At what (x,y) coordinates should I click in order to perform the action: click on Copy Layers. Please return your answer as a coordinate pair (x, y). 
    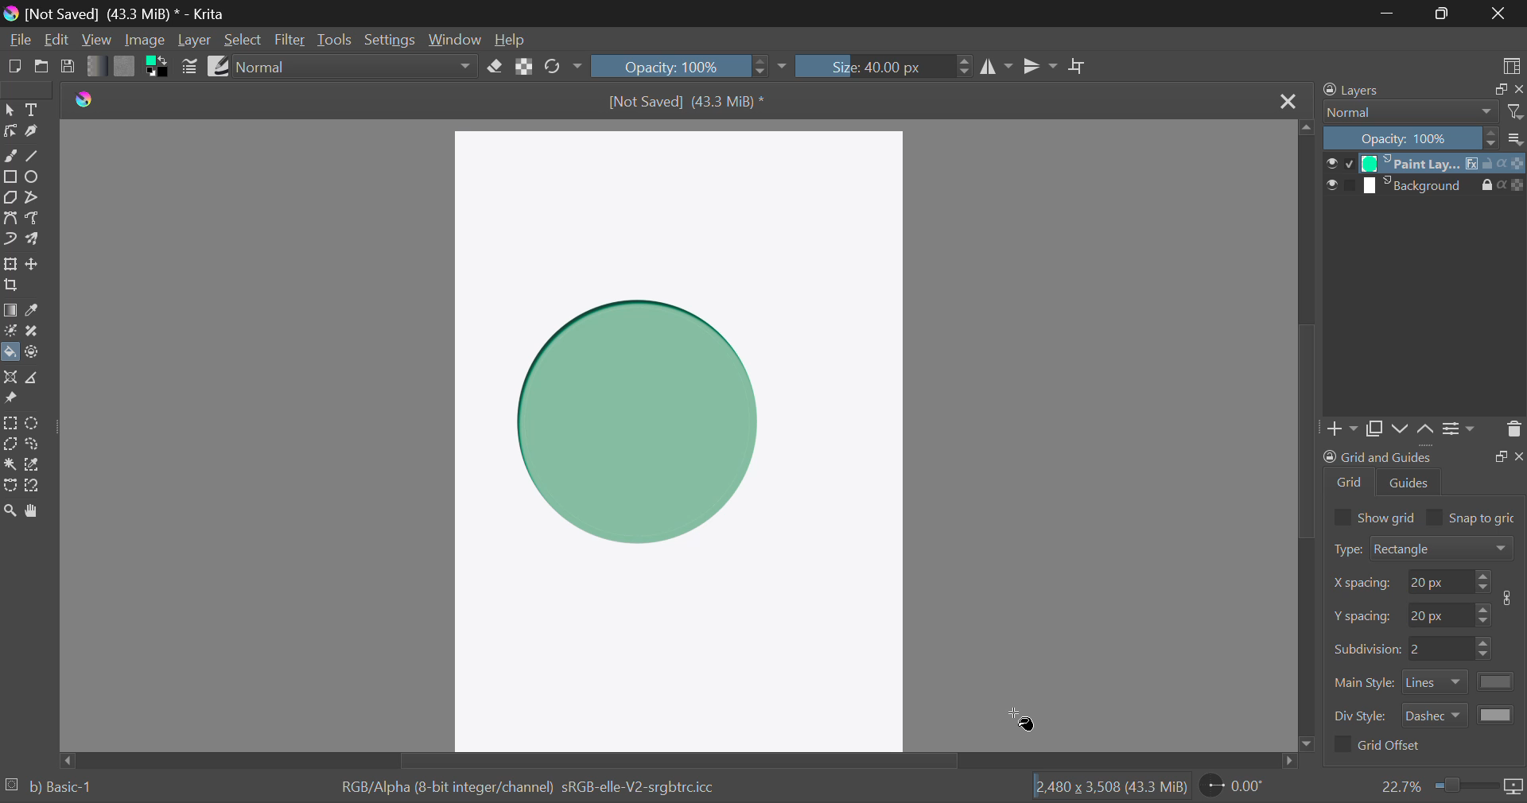
    Looking at the image, I should click on (1376, 429).